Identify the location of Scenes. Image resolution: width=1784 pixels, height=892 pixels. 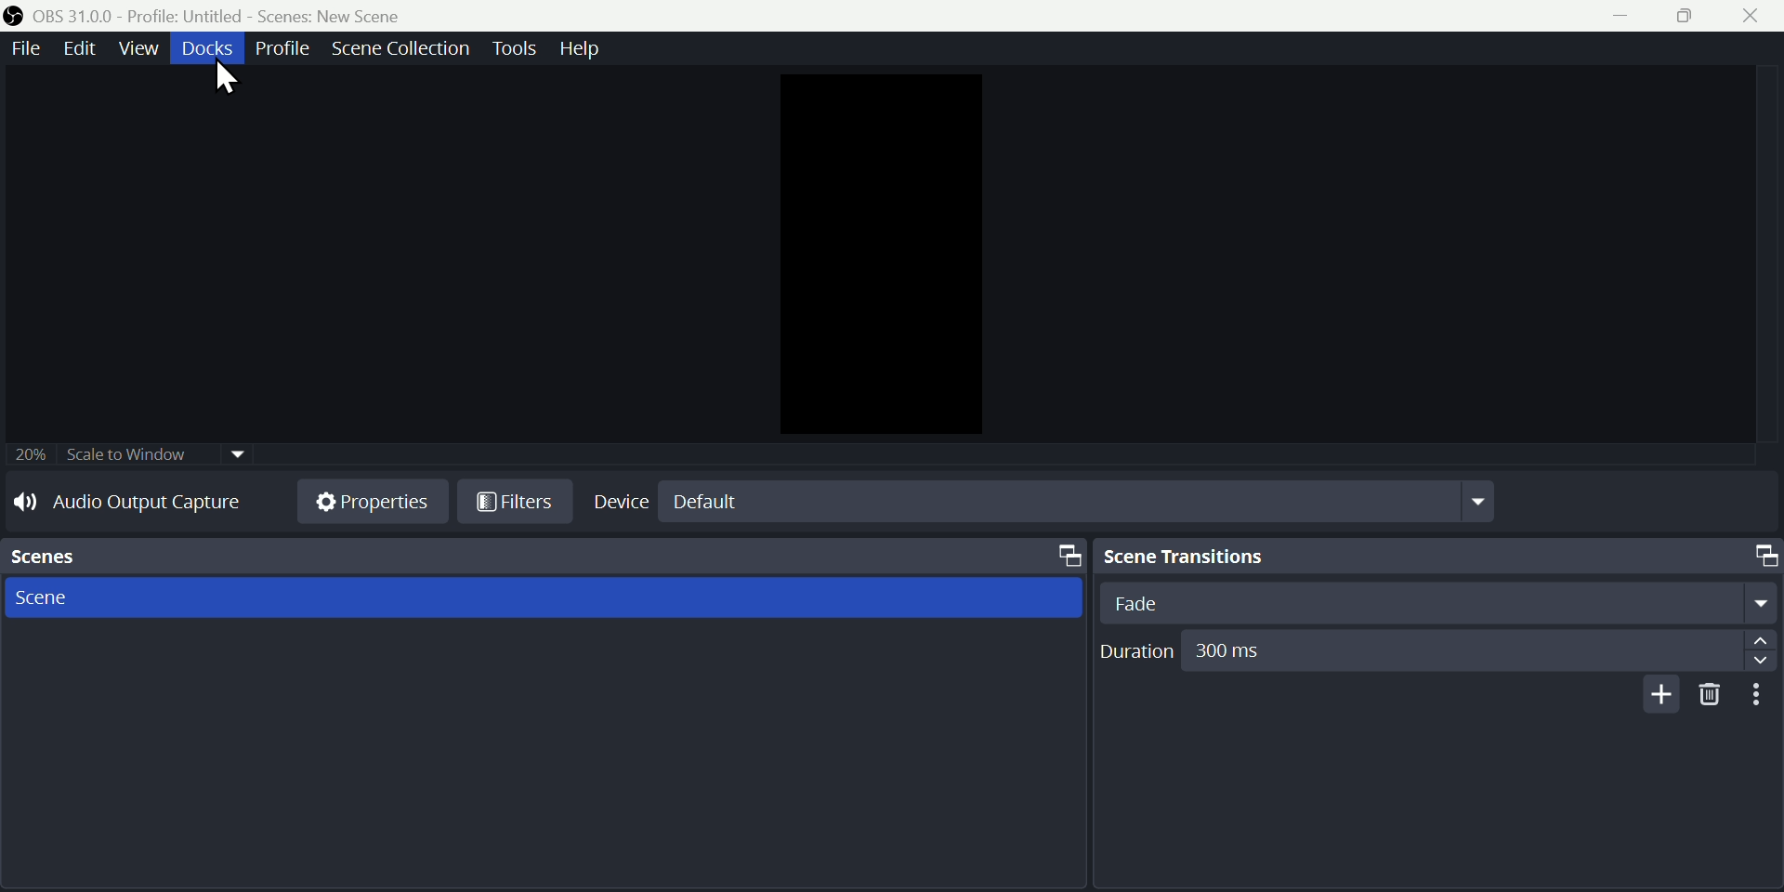
(542, 557).